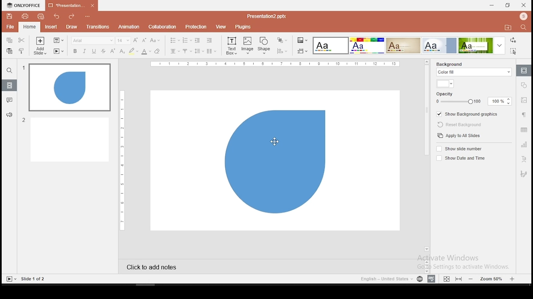  Describe the element at coordinates (75, 51) in the screenshot. I see `bold` at that location.